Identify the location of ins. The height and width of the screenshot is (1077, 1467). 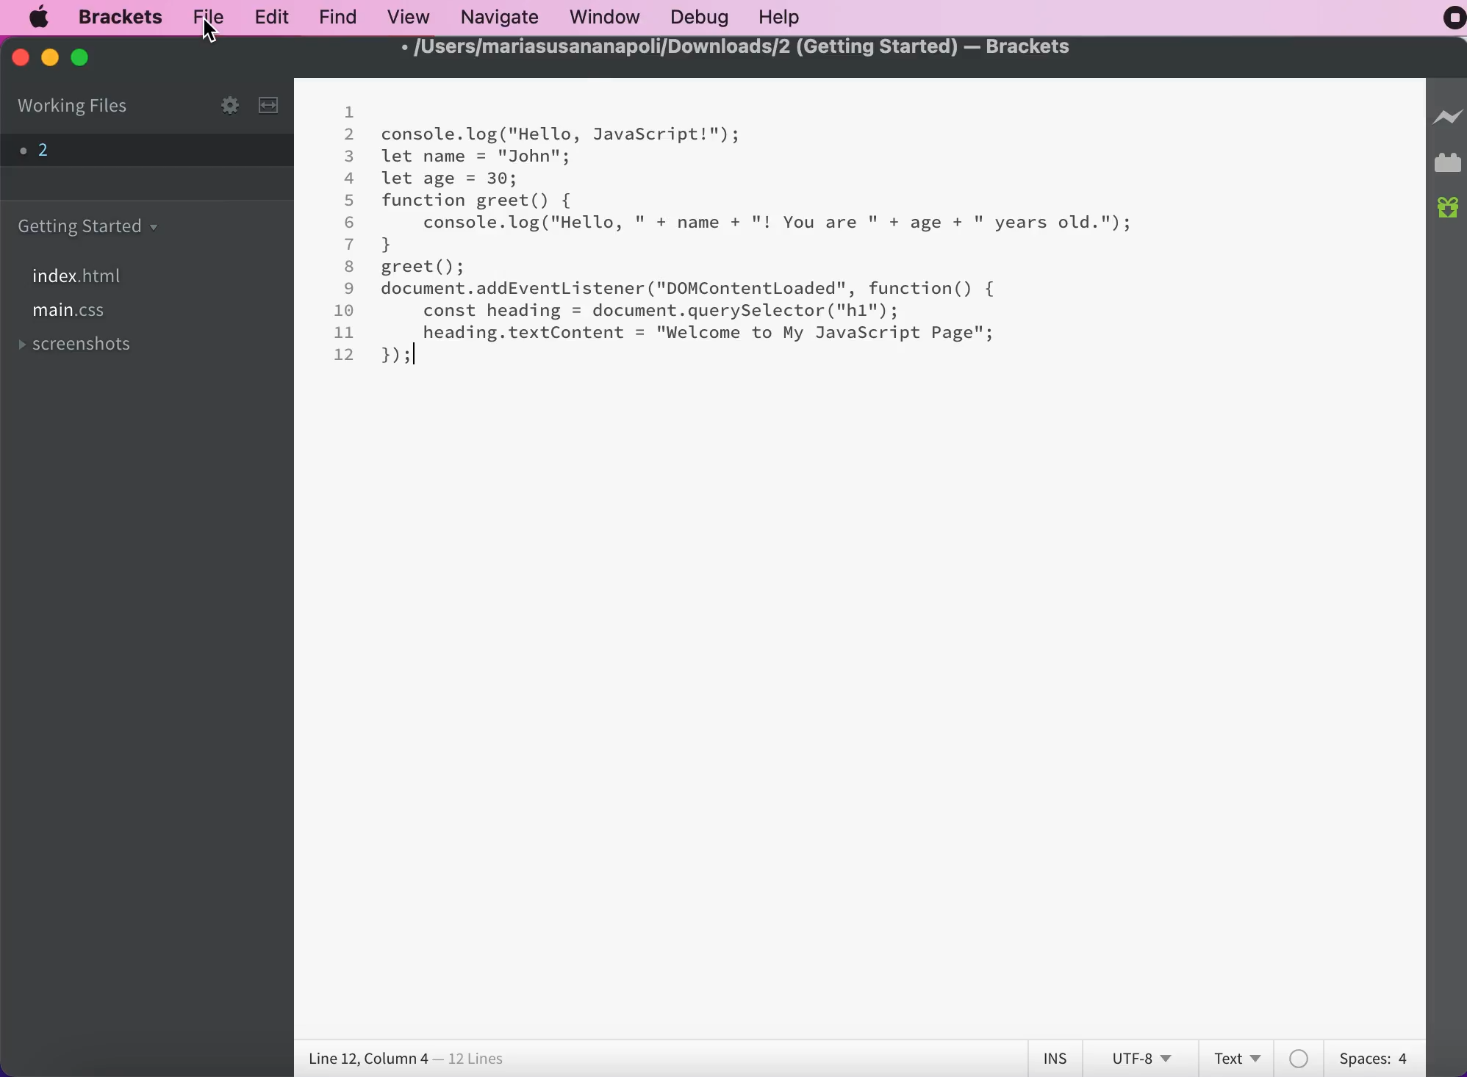
(1057, 1059).